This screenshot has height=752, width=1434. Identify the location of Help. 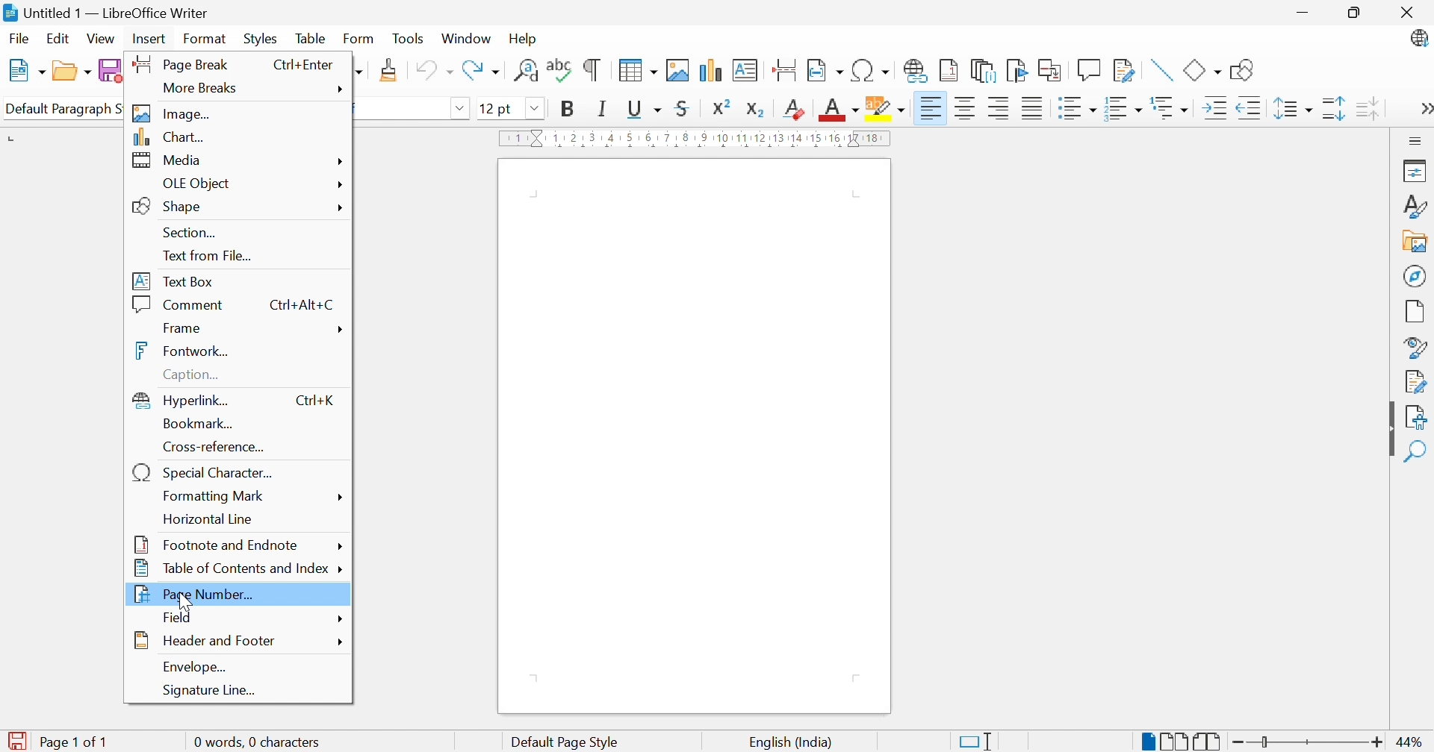
(524, 40).